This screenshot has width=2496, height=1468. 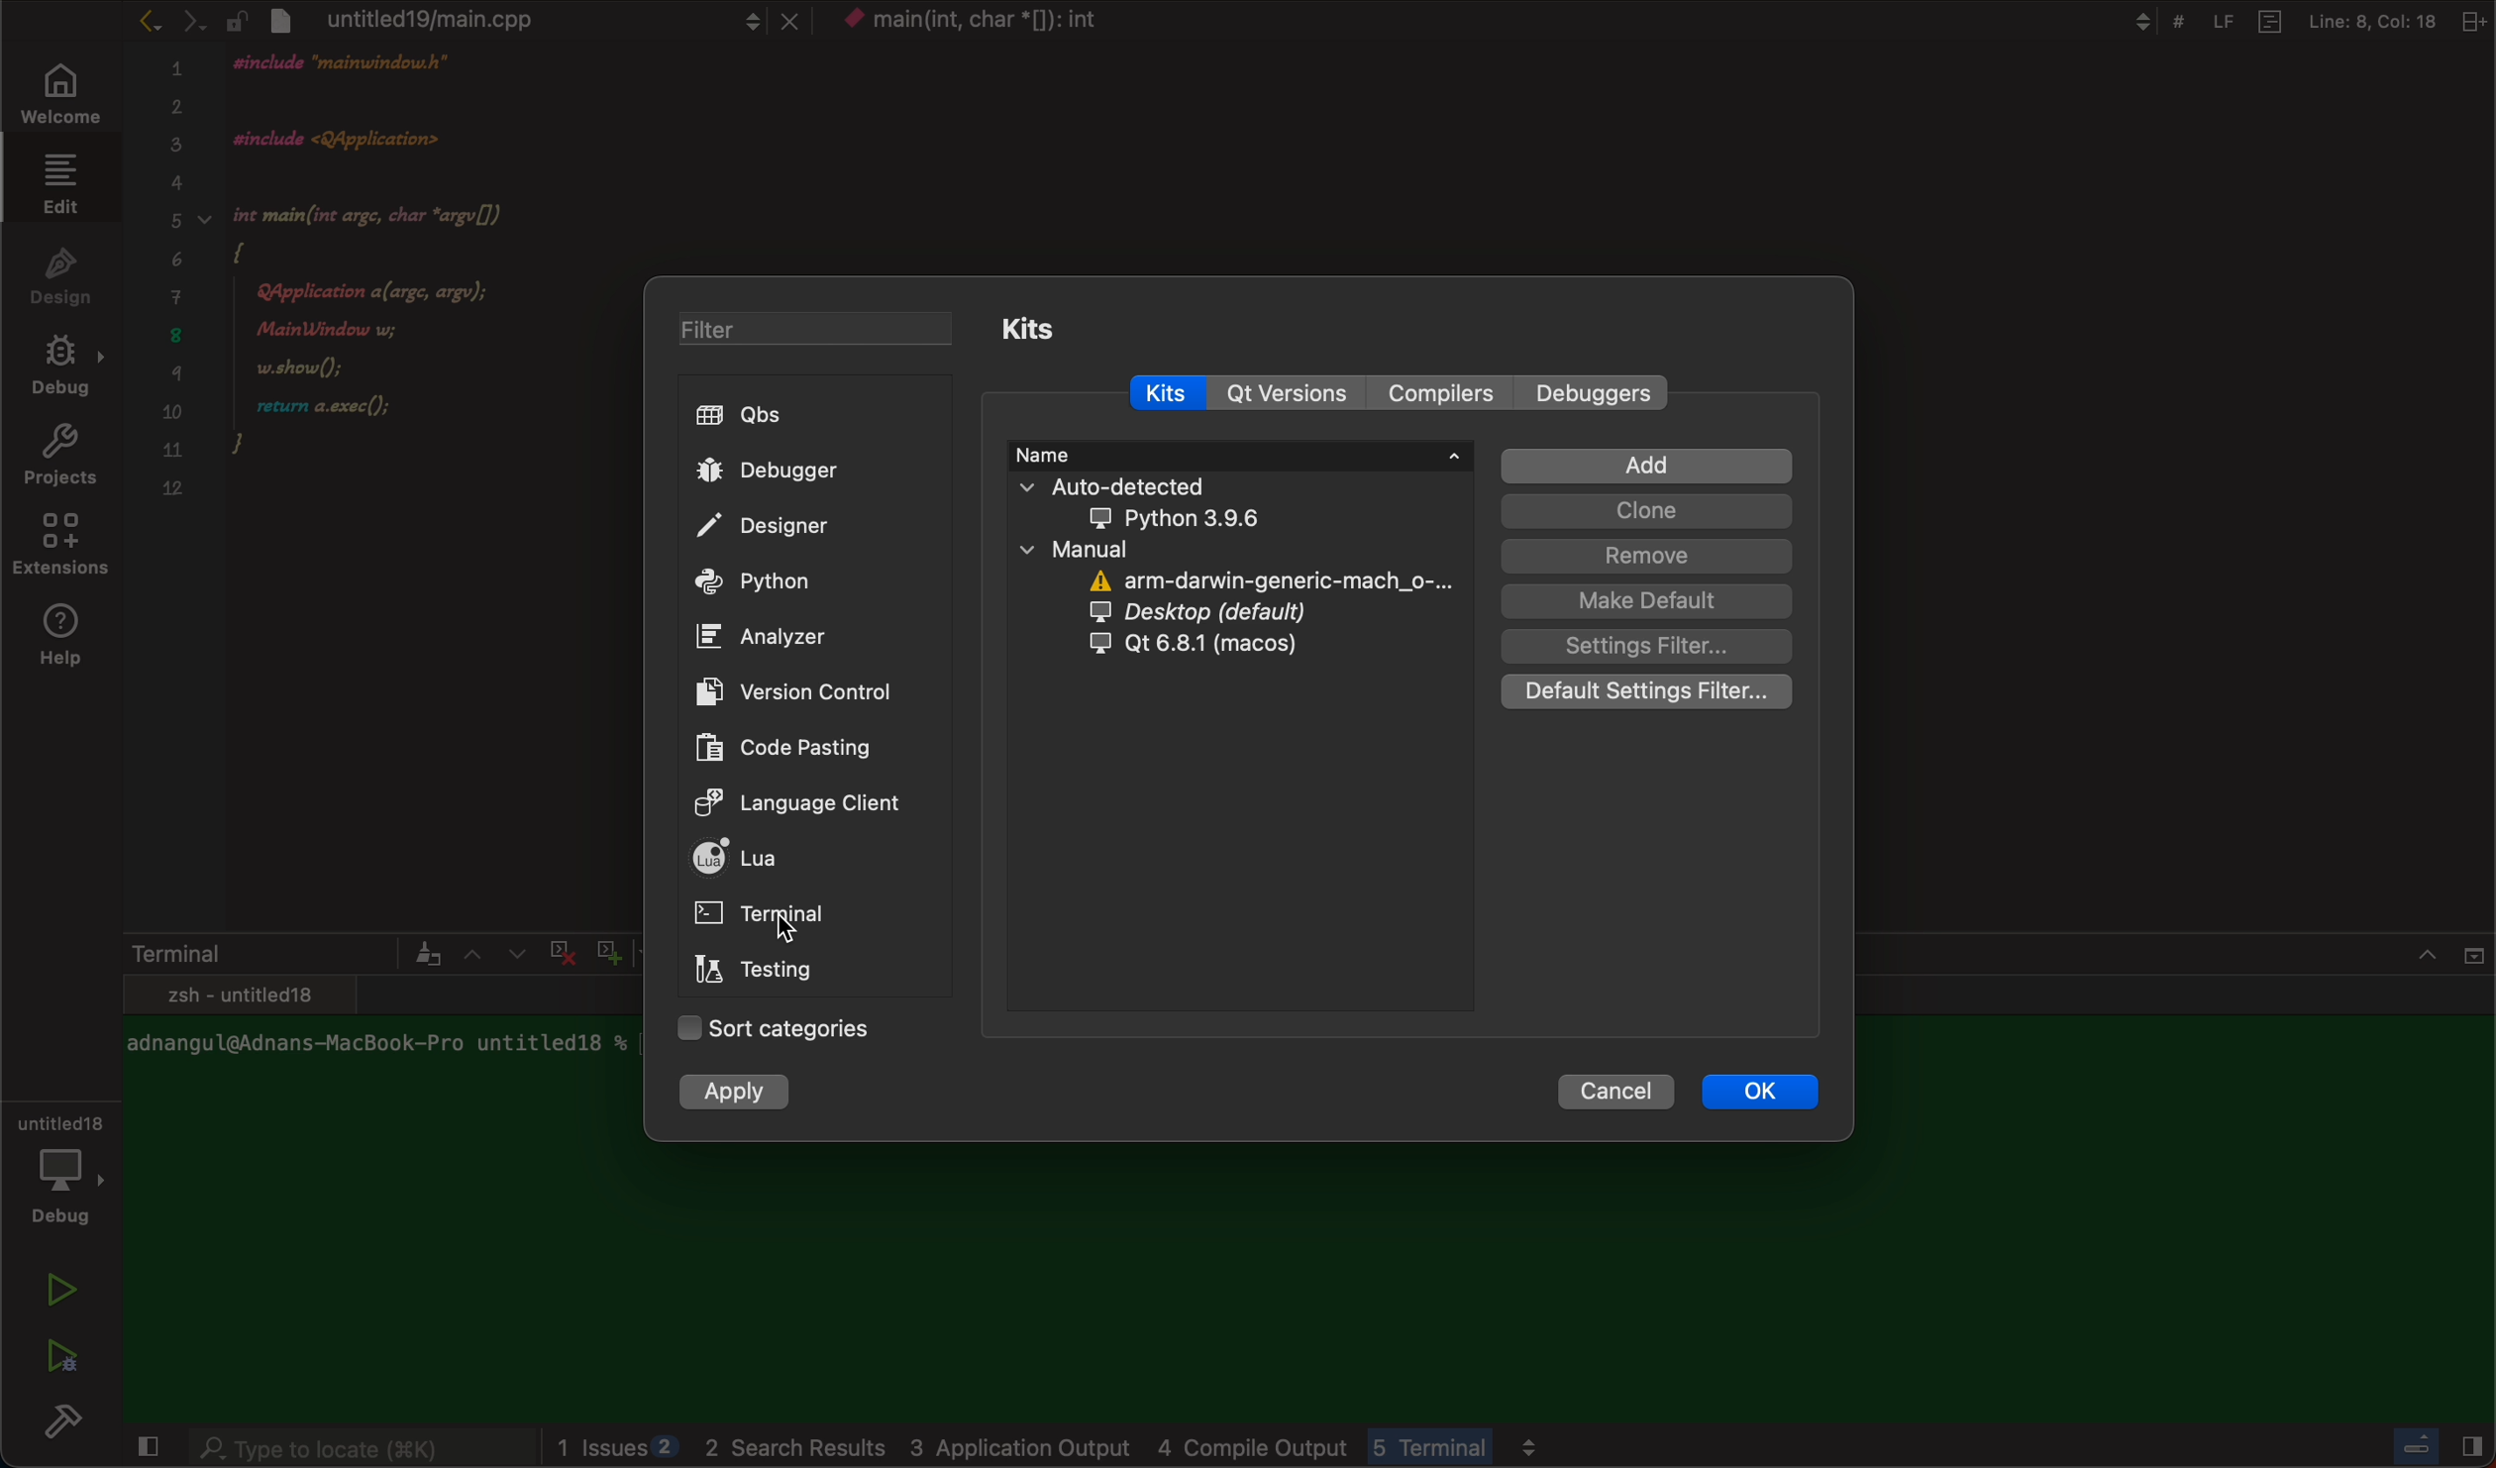 I want to click on on mouse down, so click(x=793, y=932).